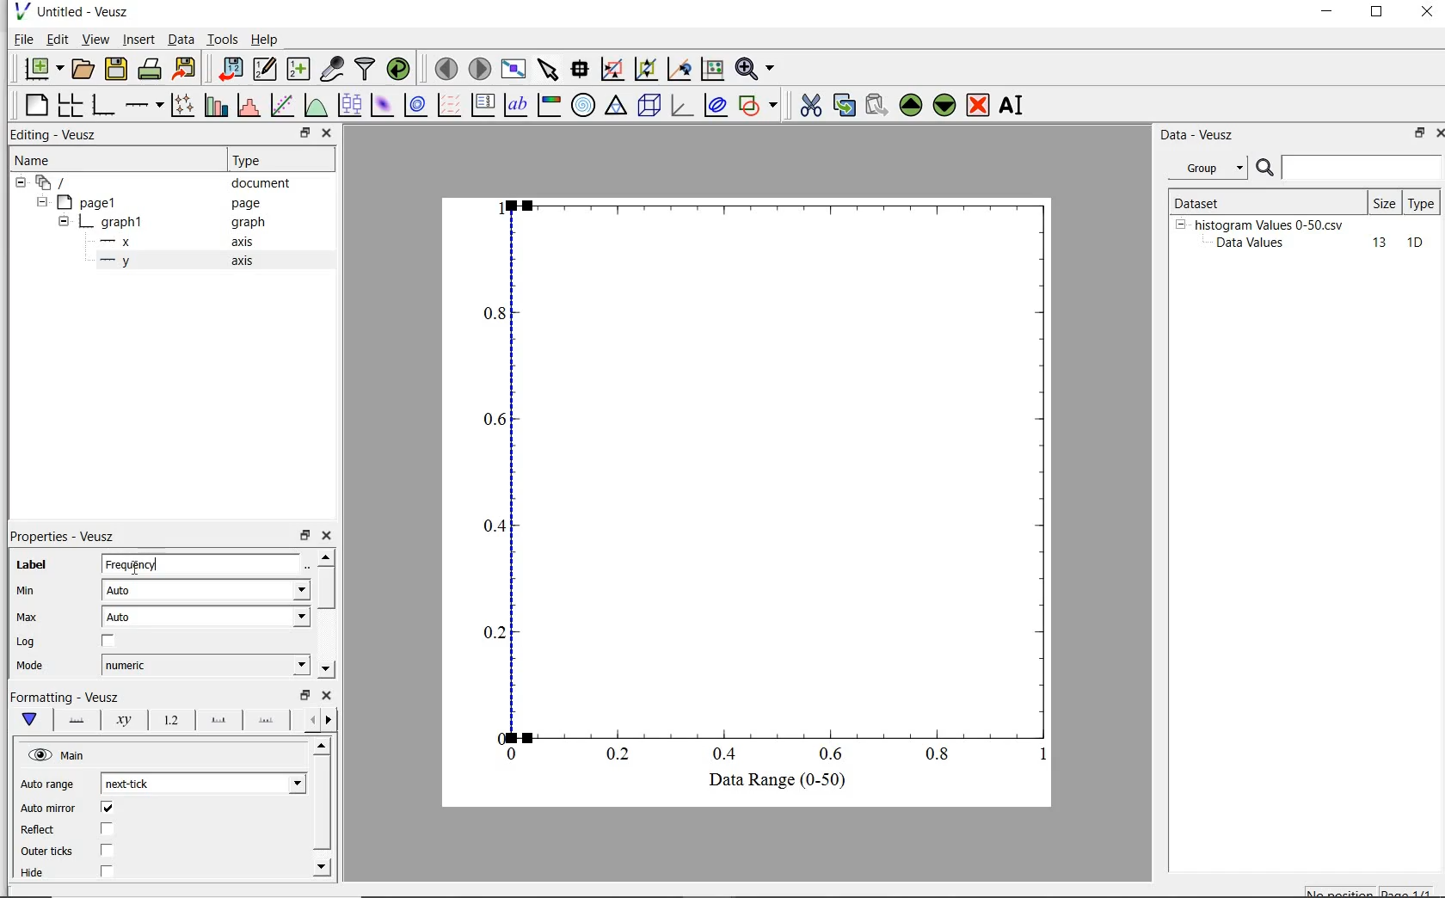 The height and width of the screenshot is (898, 1445). Describe the element at coordinates (138, 40) in the screenshot. I see `insert` at that location.